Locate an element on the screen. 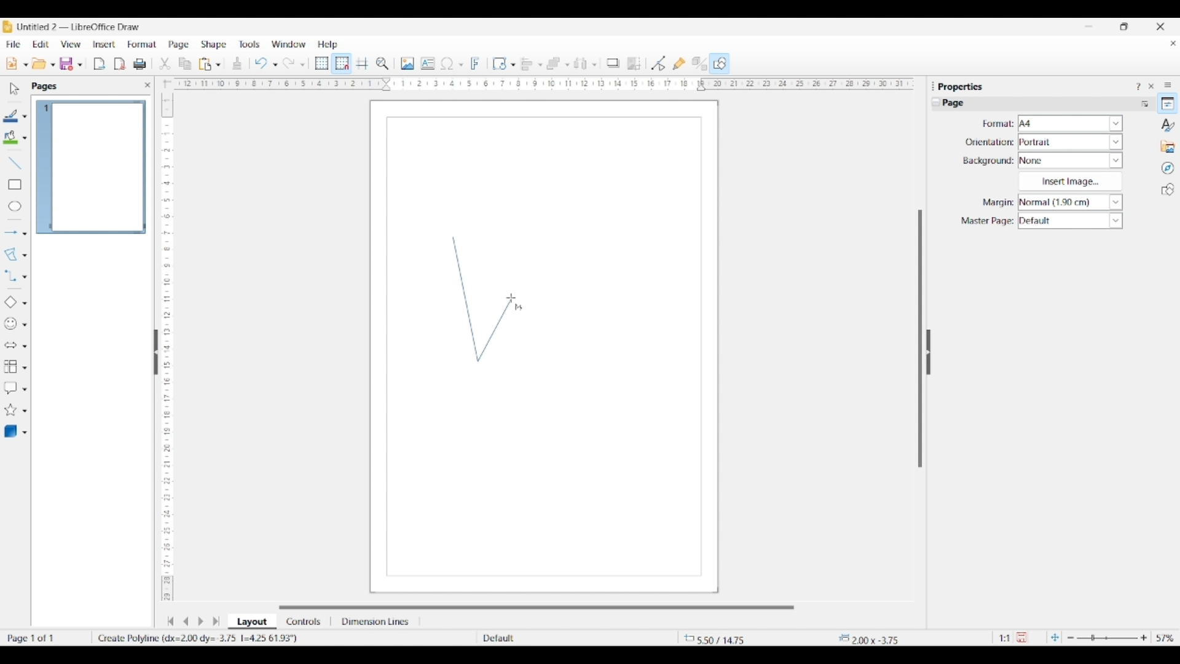  Line and arrow options is located at coordinates (25, 234).